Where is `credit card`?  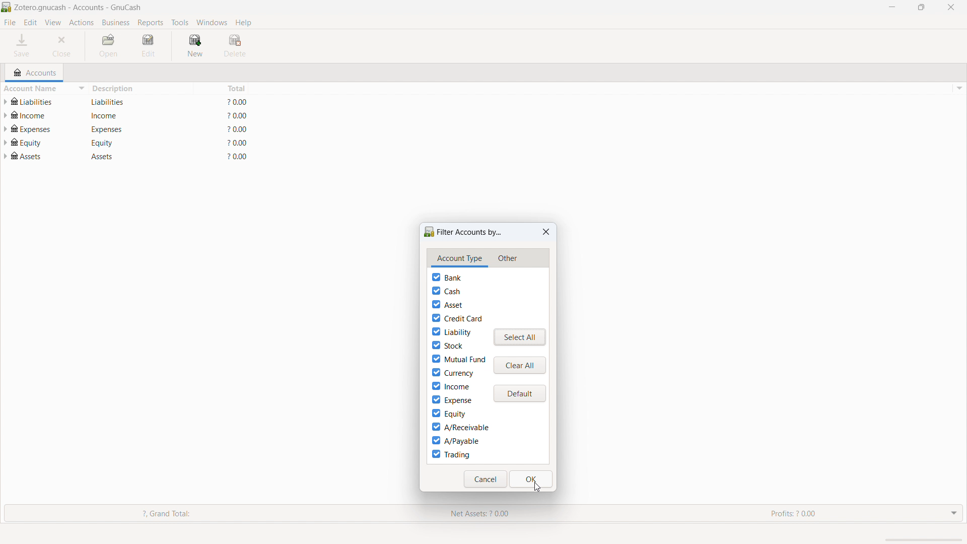 credit card is located at coordinates (457, 318).